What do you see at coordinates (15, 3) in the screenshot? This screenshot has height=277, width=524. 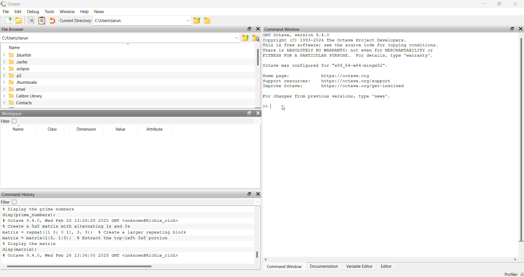 I see `octave` at bounding box center [15, 3].